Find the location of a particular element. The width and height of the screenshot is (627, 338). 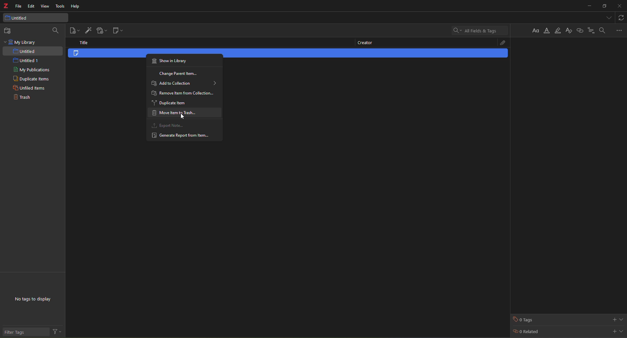

actions is located at coordinates (57, 332).